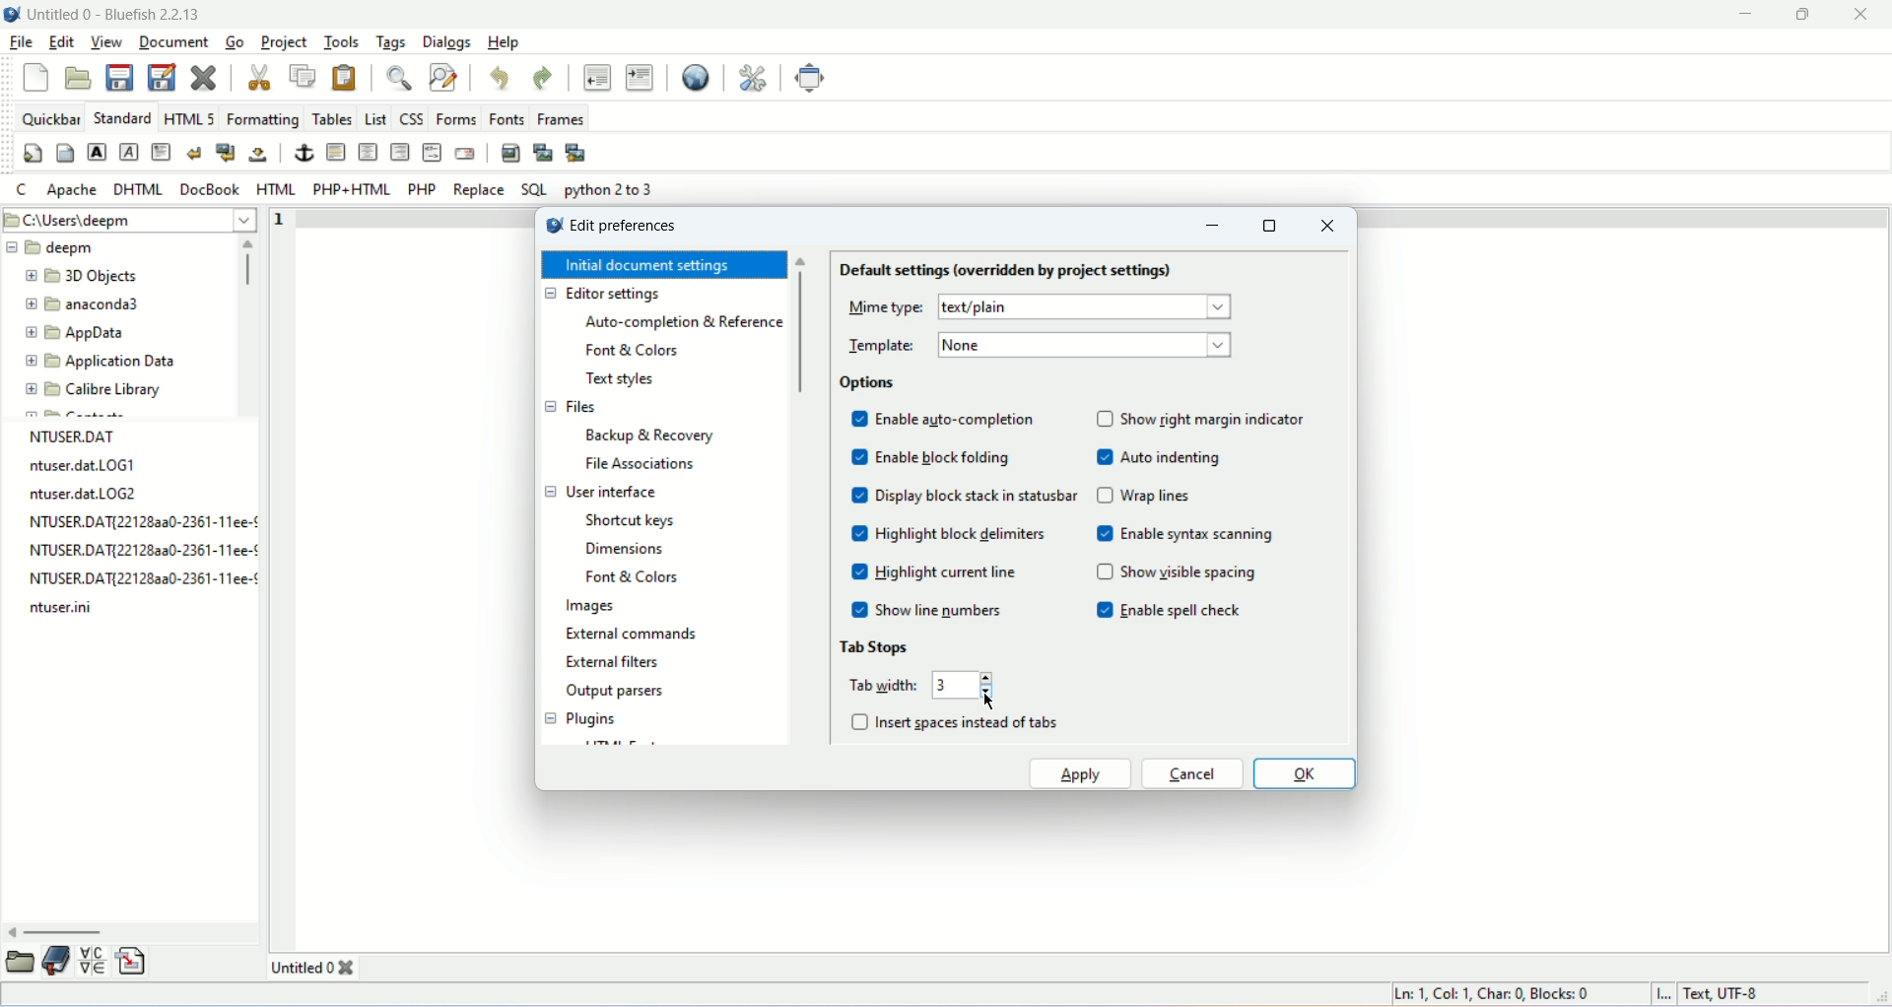  I want to click on tab storage, so click(876, 645).